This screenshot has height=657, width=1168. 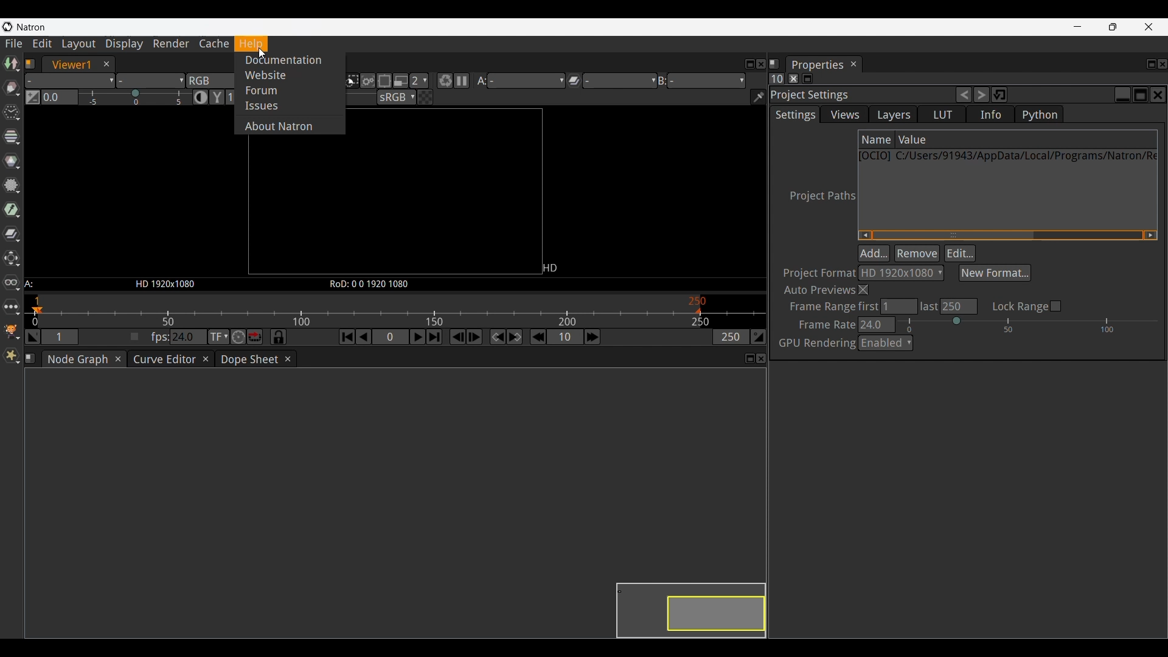 I want to click on GPU rendering, so click(x=818, y=342).